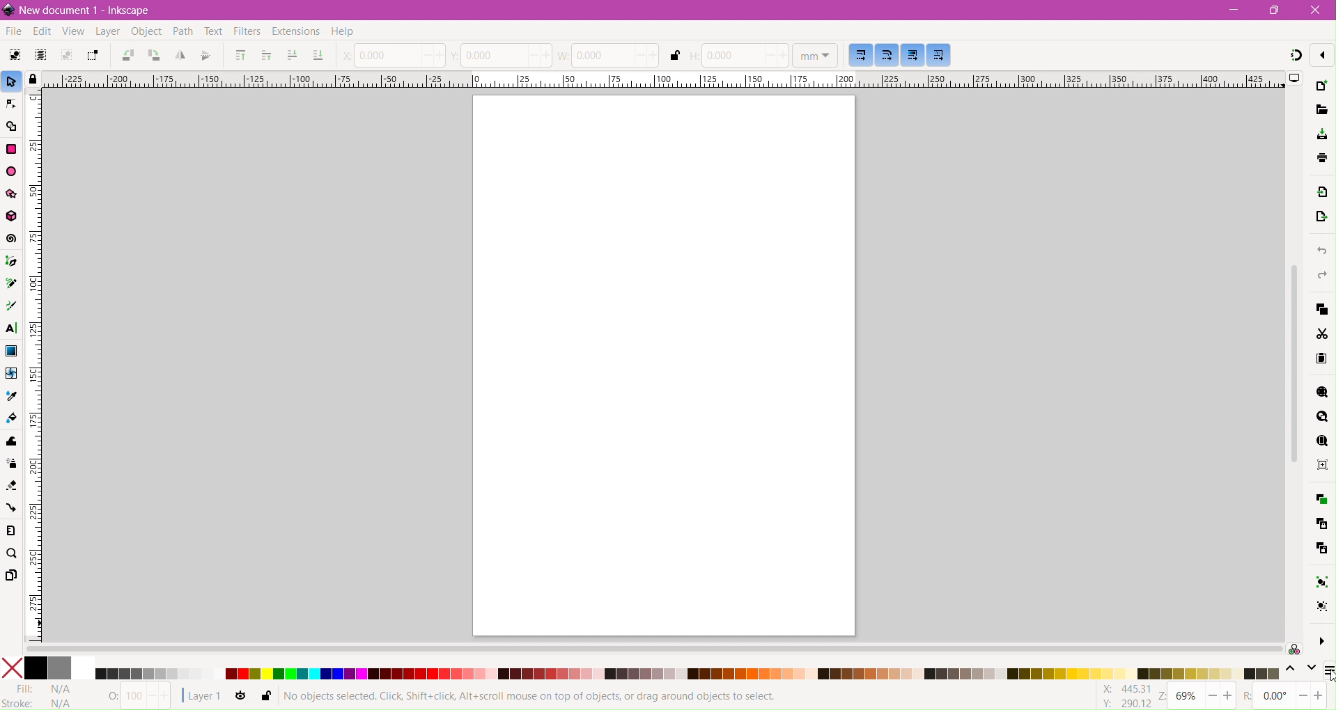 The image size is (1336, 710). What do you see at coordinates (1234, 10) in the screenshot?
I see `Minimize` at bounding box center [1234, 10].